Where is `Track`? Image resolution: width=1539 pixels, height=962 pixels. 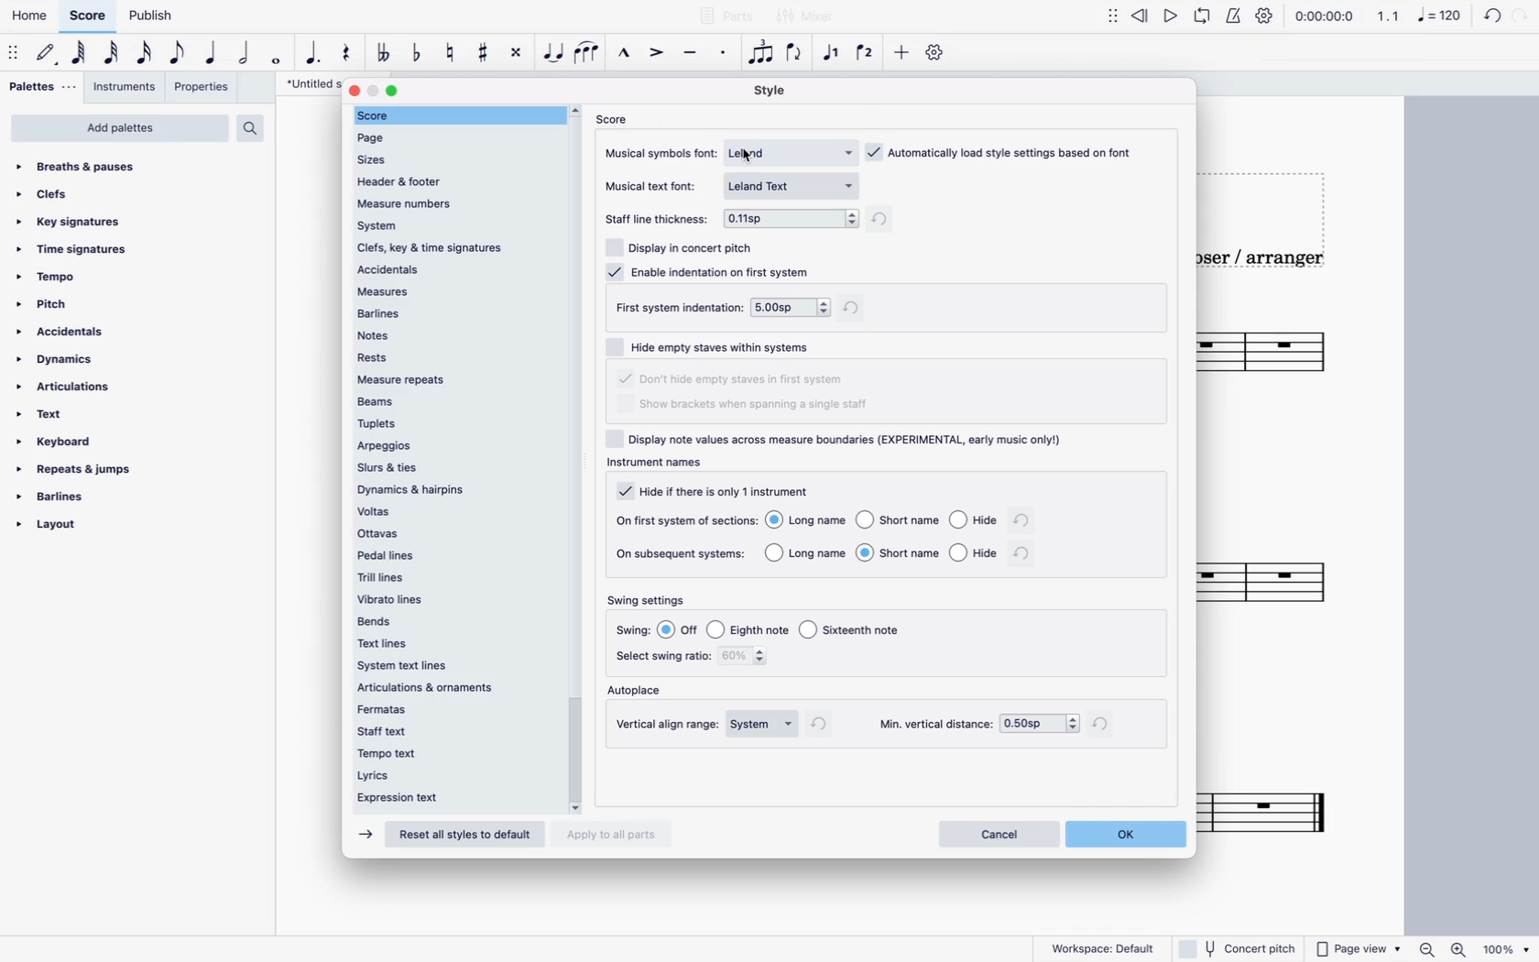
Track is located at coordinates (343, 54).